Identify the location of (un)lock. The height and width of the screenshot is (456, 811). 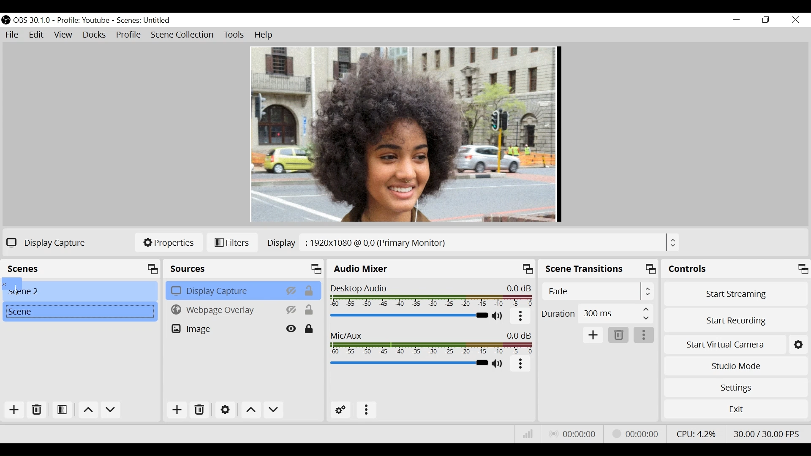
(310, 328).